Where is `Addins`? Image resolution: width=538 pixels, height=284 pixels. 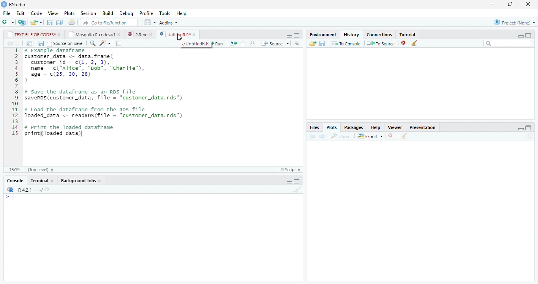 Addins is located at coordinates (169, 23).